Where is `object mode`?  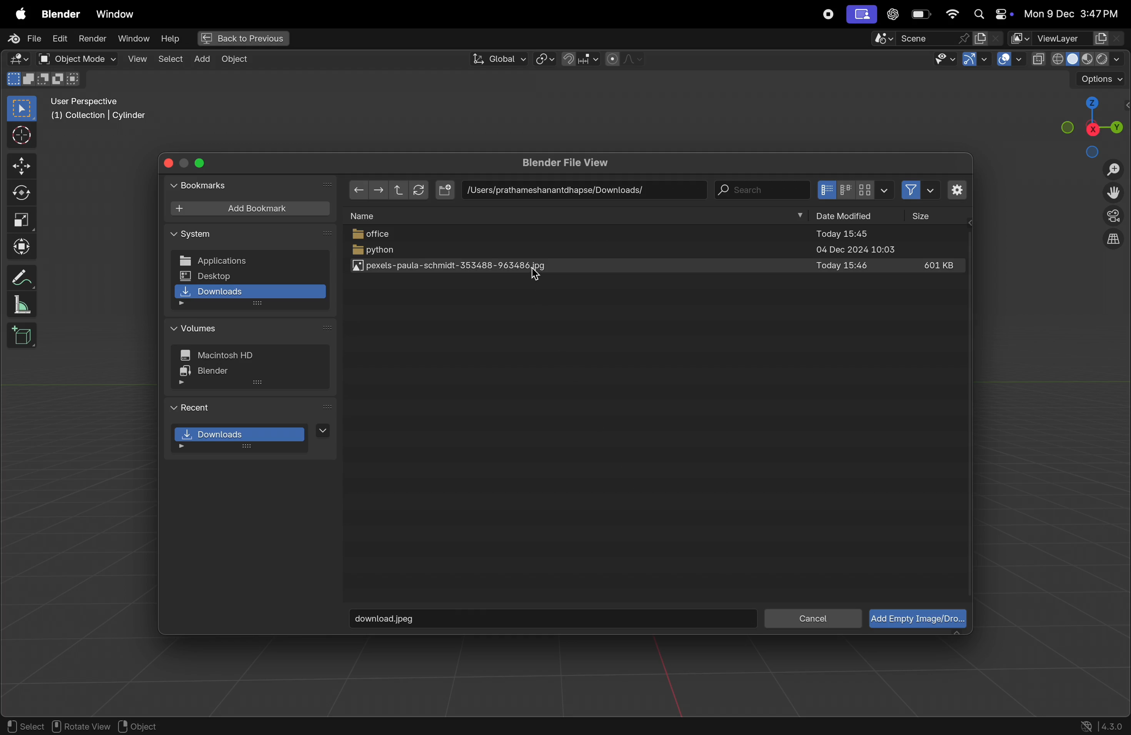
object mode is located at coordinates (75, 59).